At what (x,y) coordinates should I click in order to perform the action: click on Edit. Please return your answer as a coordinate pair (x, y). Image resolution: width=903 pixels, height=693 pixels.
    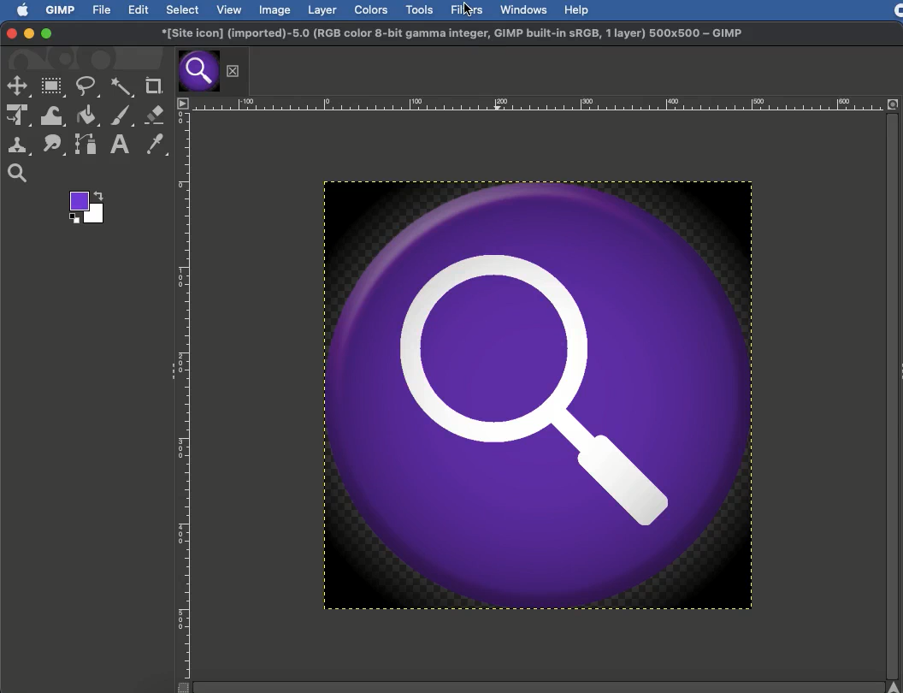
    Looking at the image, I should click on (139, 10).